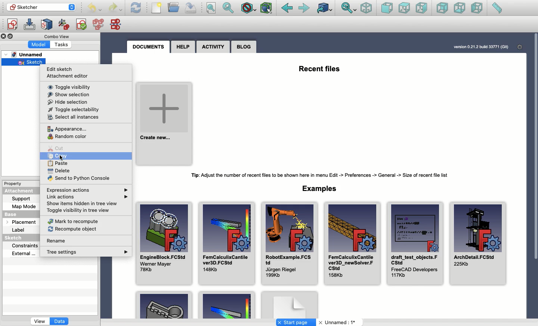 The height and width of the screenshot is (326, 538). What do you see at coordinates (57, 36) in the screenshot?
I see `Combo View` at bounding box center [57, 36].